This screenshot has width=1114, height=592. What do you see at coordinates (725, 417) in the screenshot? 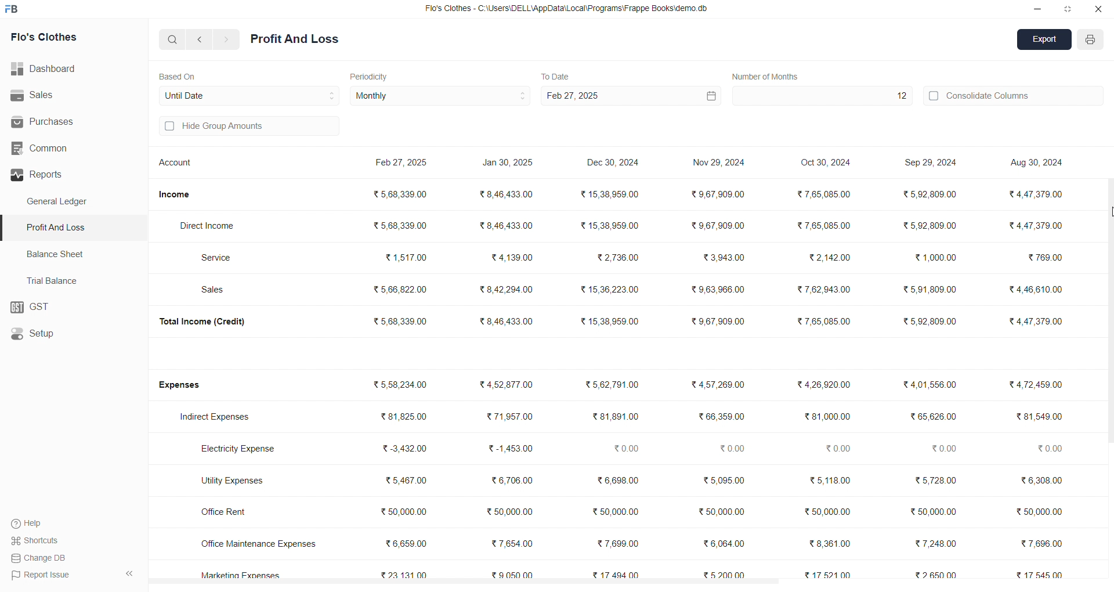
I see `₹66,359.00` at bounding box center [725, 417].